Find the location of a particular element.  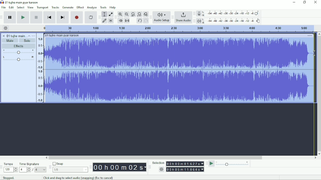

01 tujhy main pyar kroon is located at coordinates (62, 35).